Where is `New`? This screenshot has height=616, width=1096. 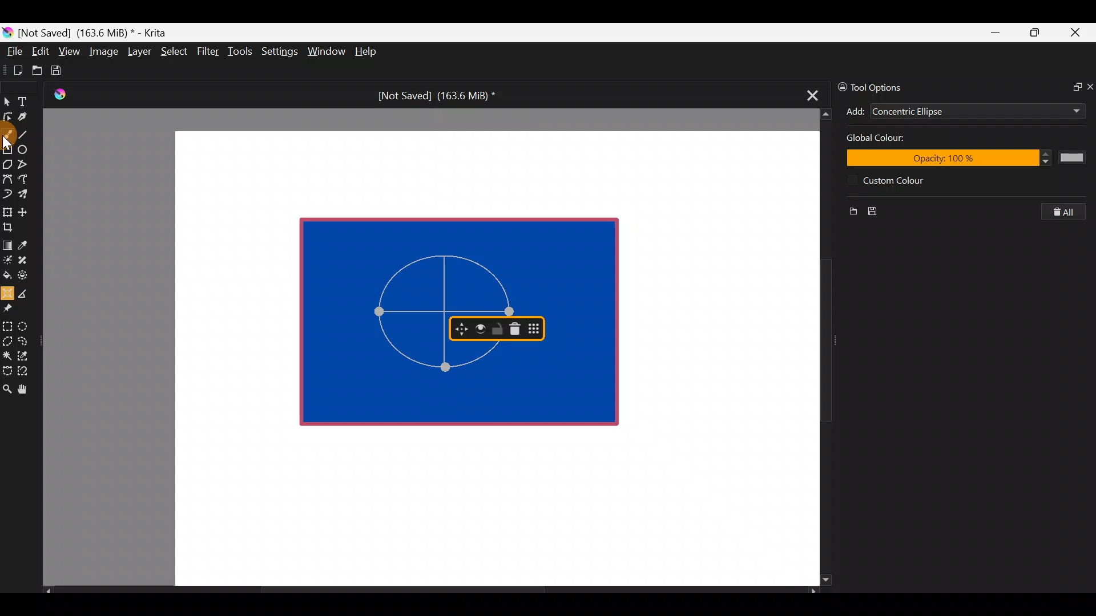 New is located at coordinates (852, 210).